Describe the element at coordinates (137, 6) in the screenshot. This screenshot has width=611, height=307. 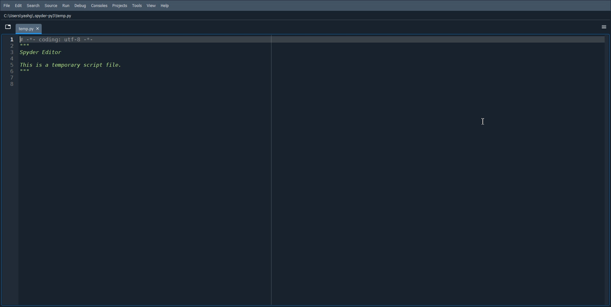
I see `Tools` at that location.